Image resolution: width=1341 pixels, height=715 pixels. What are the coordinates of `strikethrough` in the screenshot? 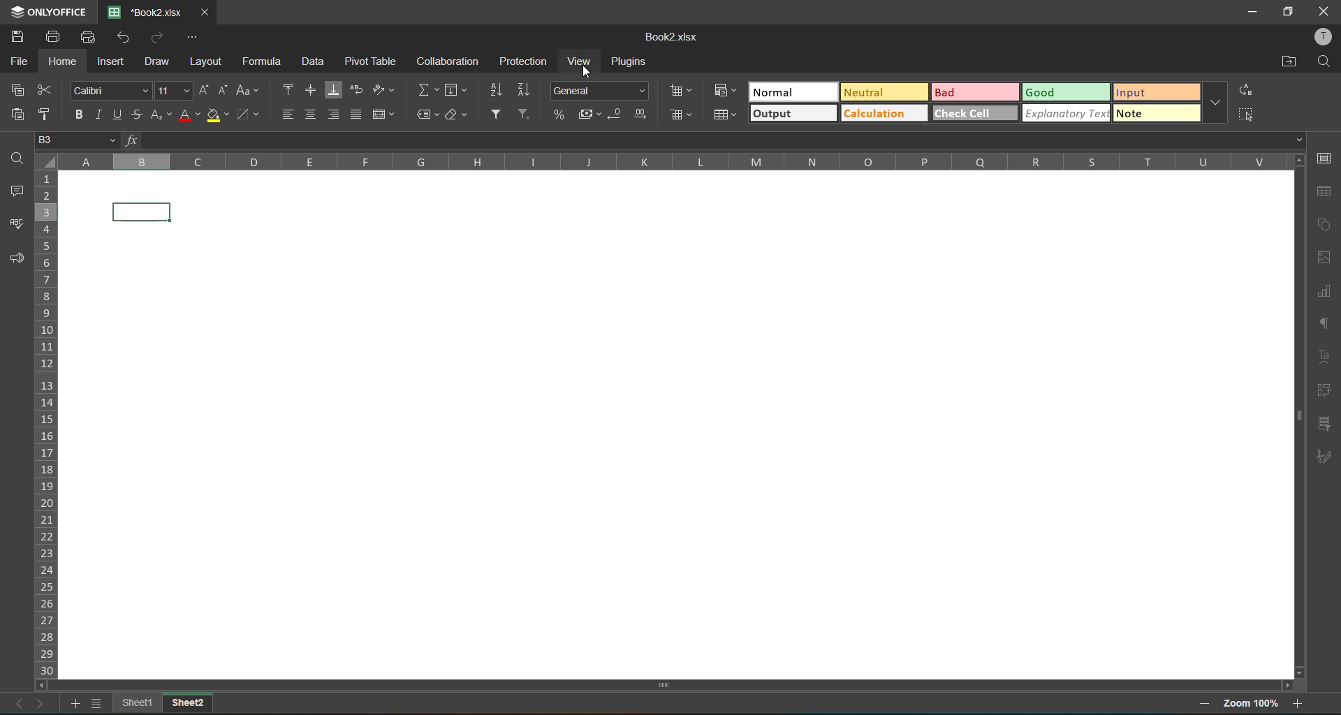 It's located at (138, 115).